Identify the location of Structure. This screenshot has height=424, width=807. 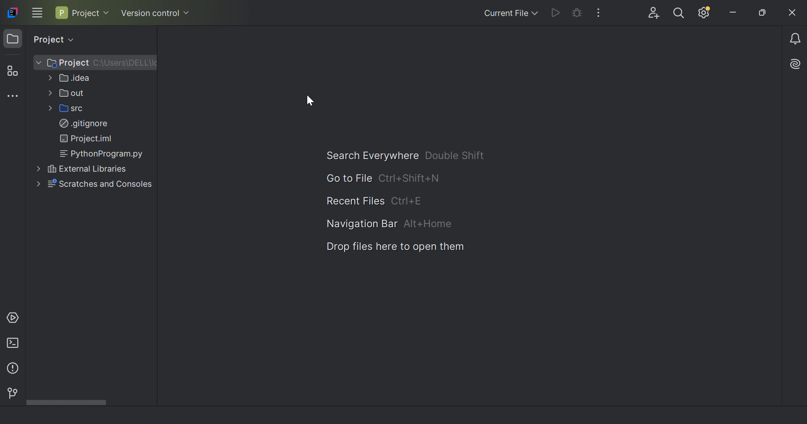
(13, 72).